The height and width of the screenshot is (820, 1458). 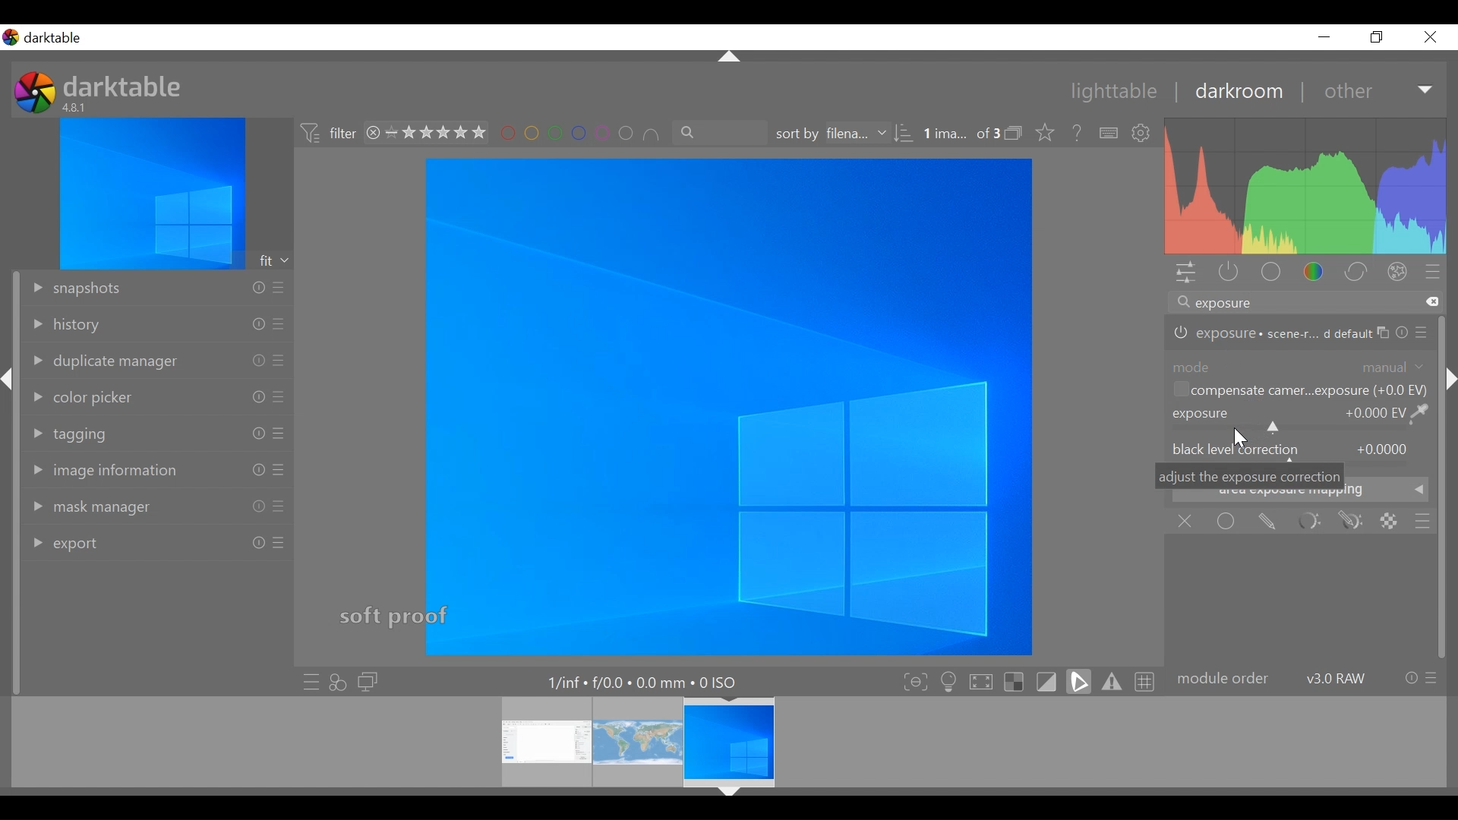 I want to click on minimize, so click(x=1324, y=37).